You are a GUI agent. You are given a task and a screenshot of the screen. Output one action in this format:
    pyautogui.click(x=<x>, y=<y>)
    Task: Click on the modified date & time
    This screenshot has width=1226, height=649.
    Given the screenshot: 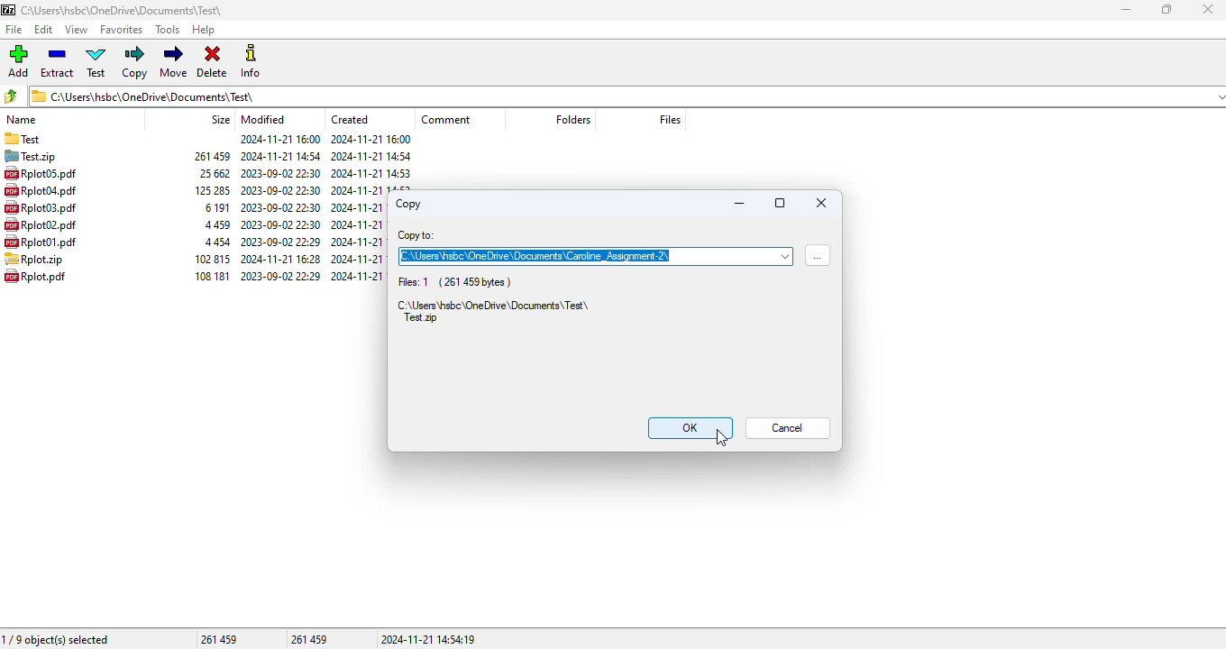 What is the action you would take?
    pyautogui.click(x=280, y=173)
    